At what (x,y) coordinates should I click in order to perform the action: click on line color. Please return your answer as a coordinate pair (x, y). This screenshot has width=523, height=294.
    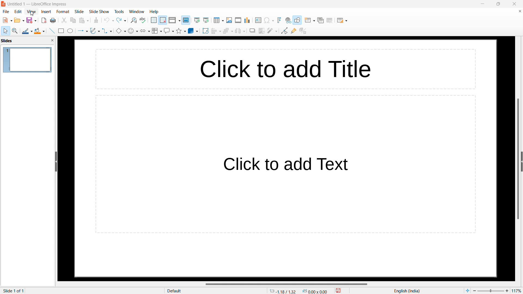
    Looking at the image, I should click on (28, 30).